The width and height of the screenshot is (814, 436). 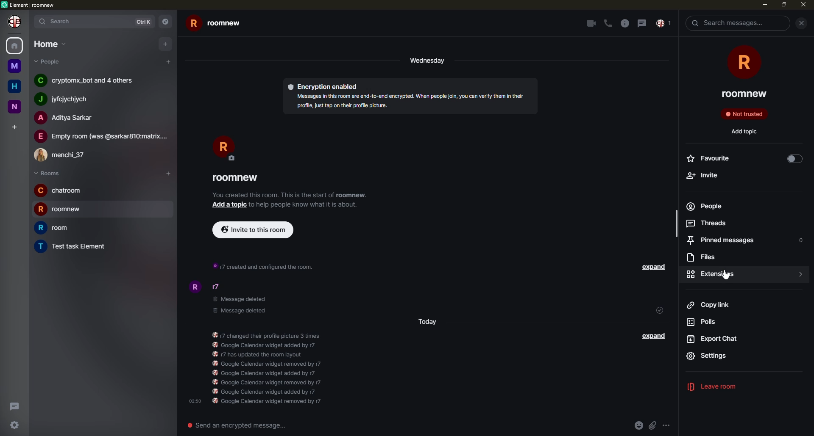 I want to click on add topic, so click(x=743, y=132).